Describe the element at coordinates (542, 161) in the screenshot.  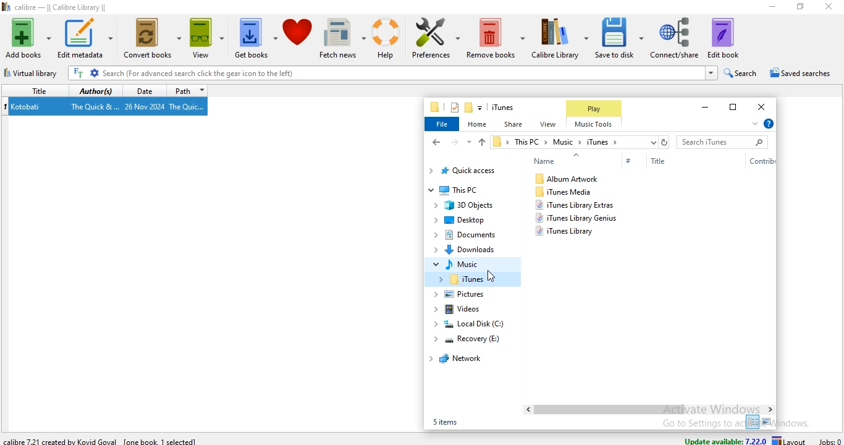
I see `Name` at that location.